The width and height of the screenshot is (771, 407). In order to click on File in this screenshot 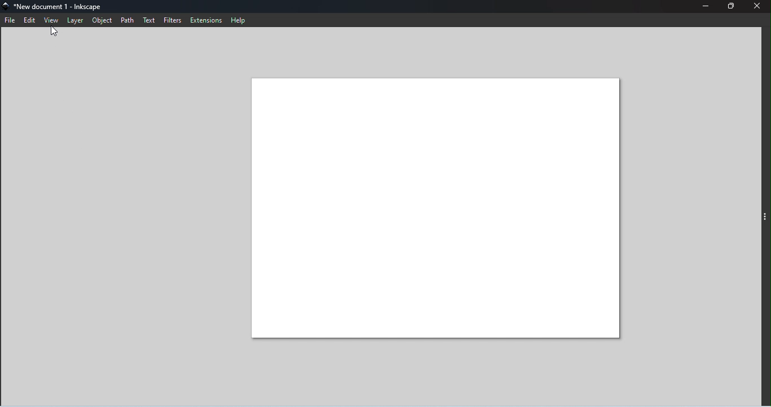, I will do `click(11, 21)`.